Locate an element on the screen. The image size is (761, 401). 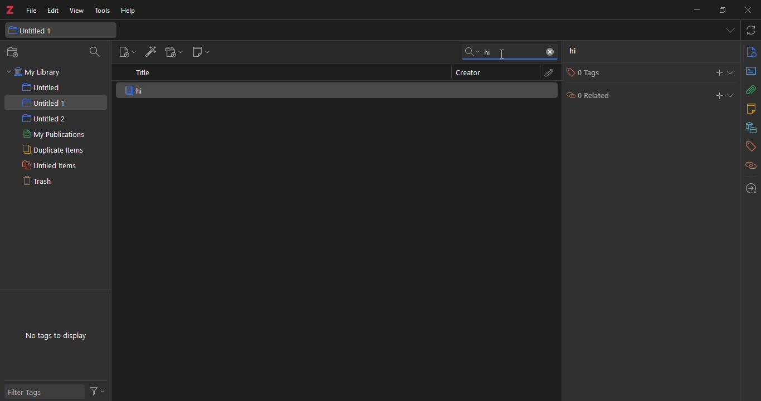
duplicate items is located at coordinates (51, 149).